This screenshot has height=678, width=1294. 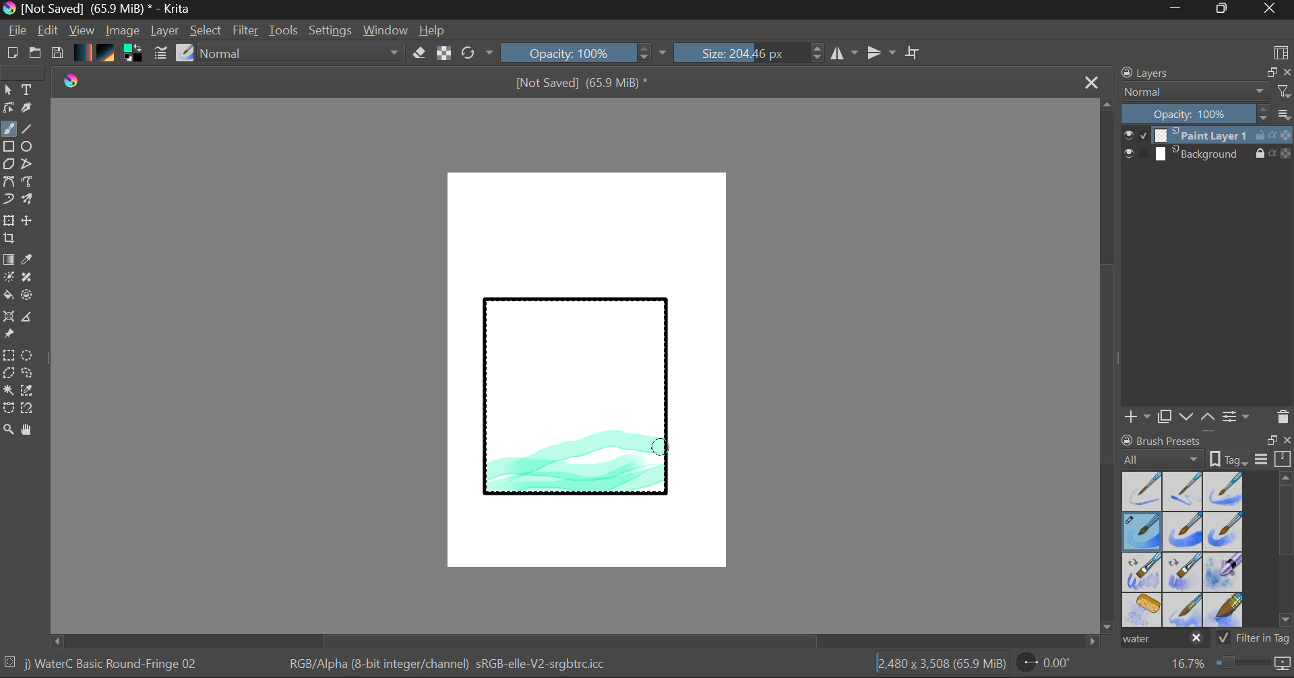 I want to click on "water" search in brush presets, so click(x=1163, y=641).